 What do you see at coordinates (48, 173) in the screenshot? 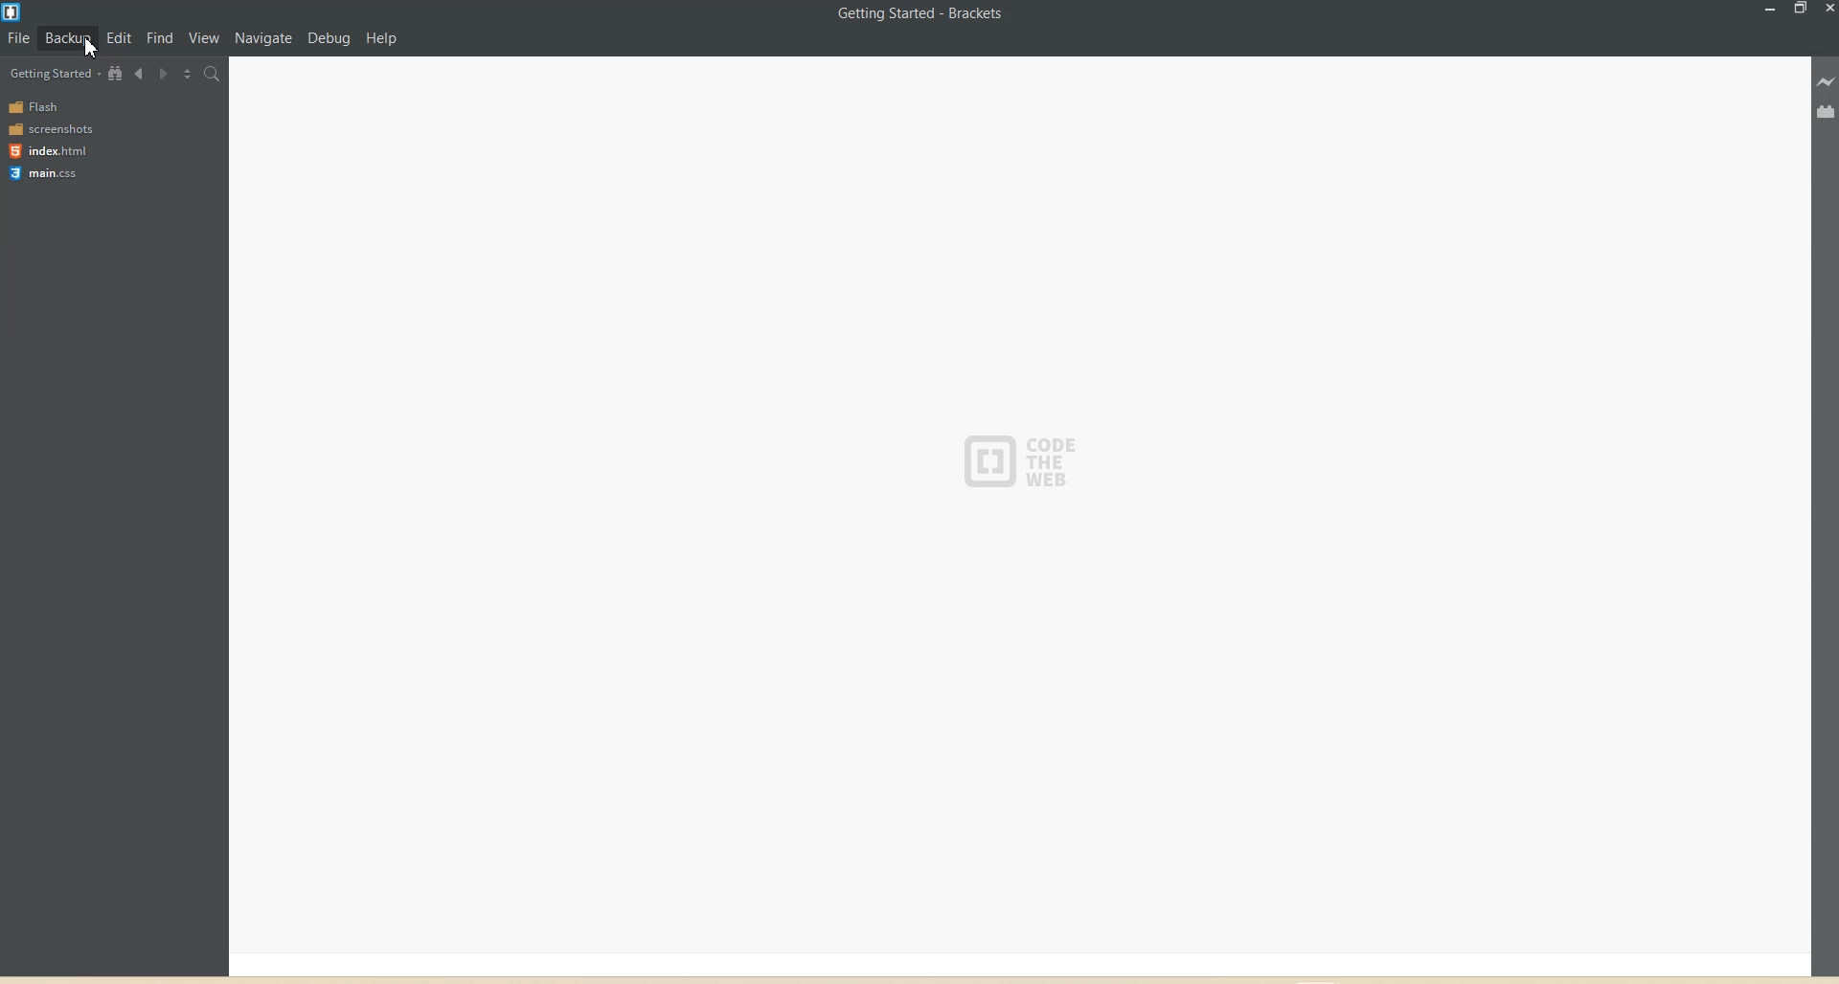
I see `main.css` at bounding box center [48, 173].